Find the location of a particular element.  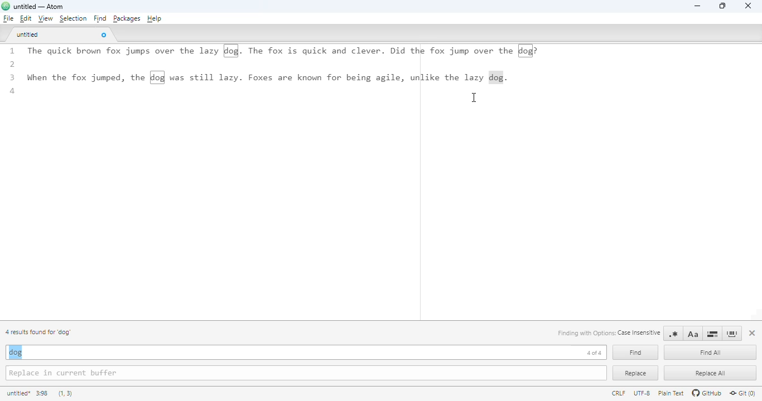

2 is located at coordinates (13, 65).